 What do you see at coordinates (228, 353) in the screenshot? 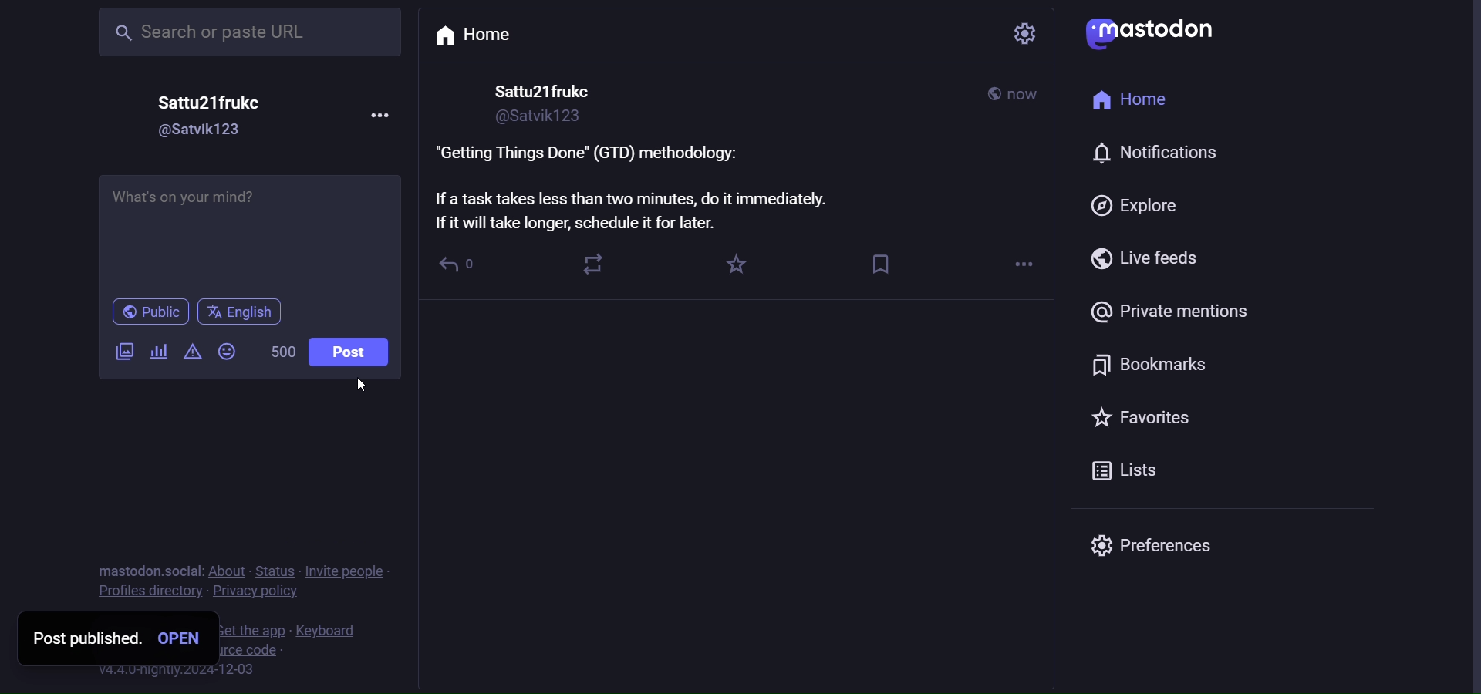
I see `emoji` at bounding box center [228, 353].